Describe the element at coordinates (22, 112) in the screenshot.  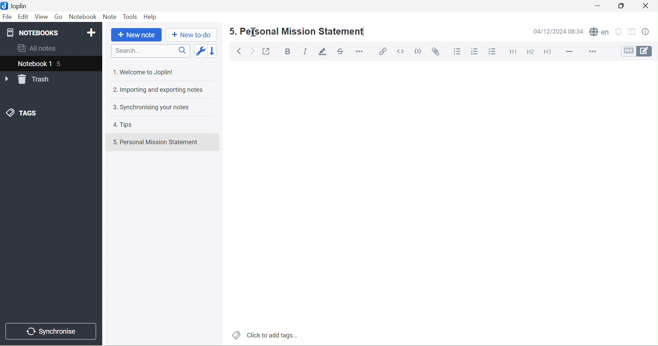
I see `TAGS` at that location.